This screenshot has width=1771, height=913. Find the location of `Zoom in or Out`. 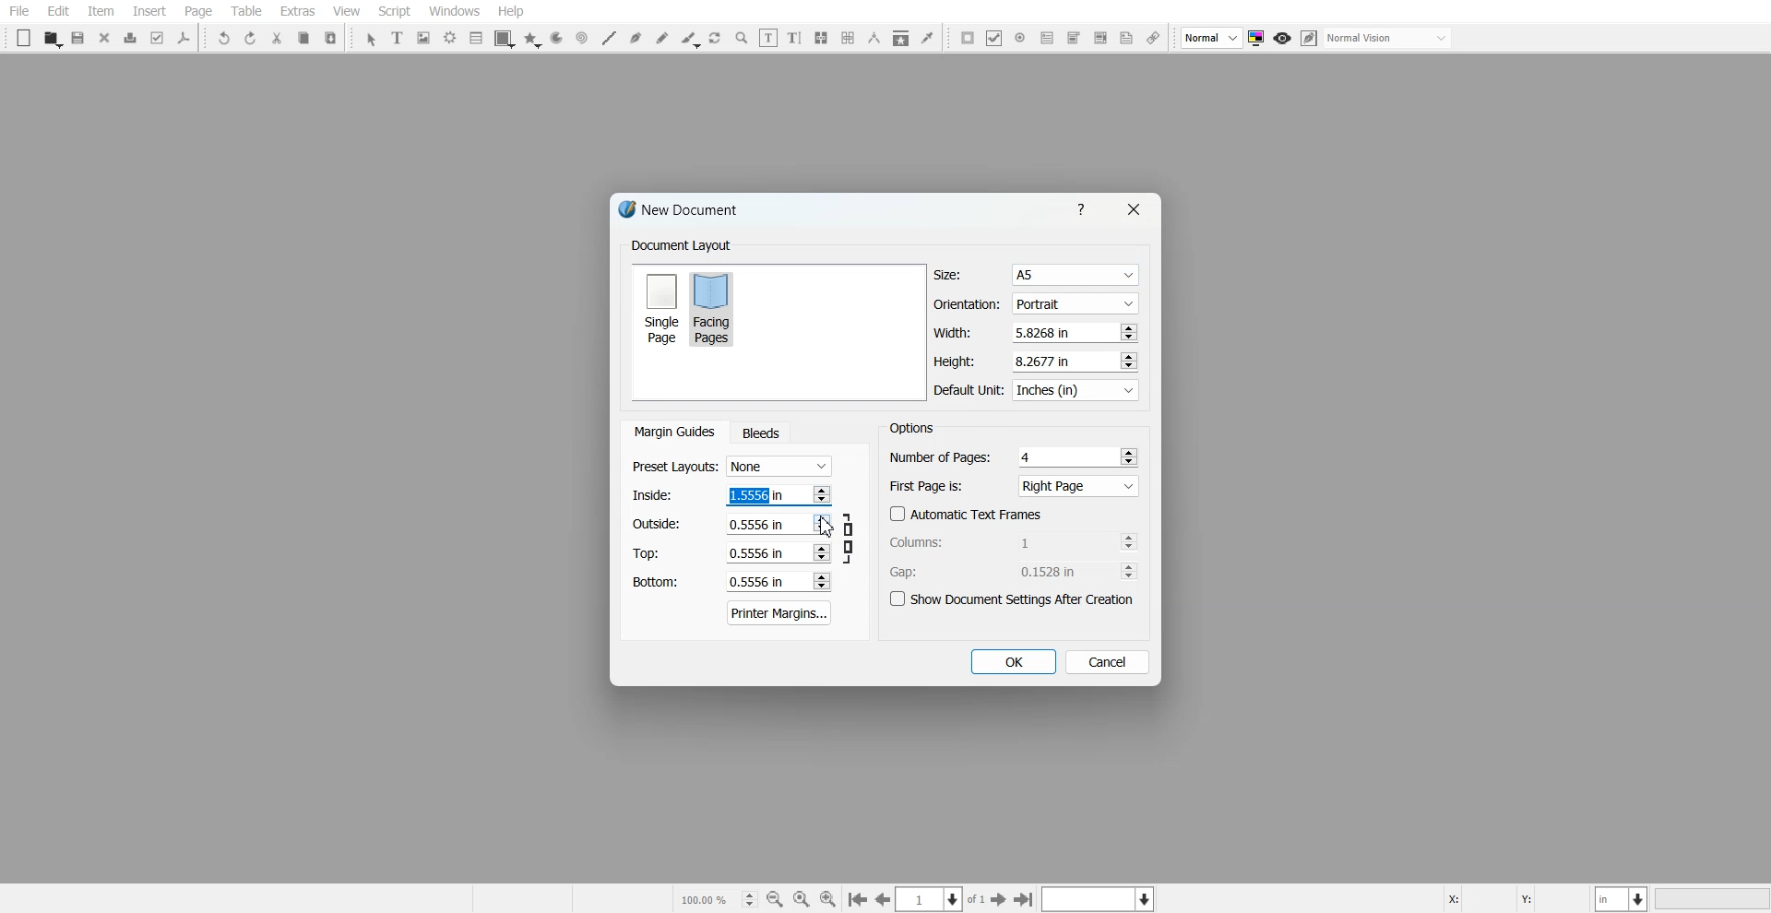

Zoom in or Out is located at coordinates (742, 38).